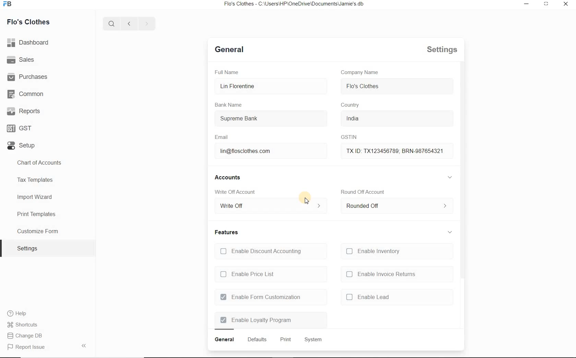  What do you see at coordinates (223, 137) in the screenshot?
I see `Email` at bounding box center [223, 137].